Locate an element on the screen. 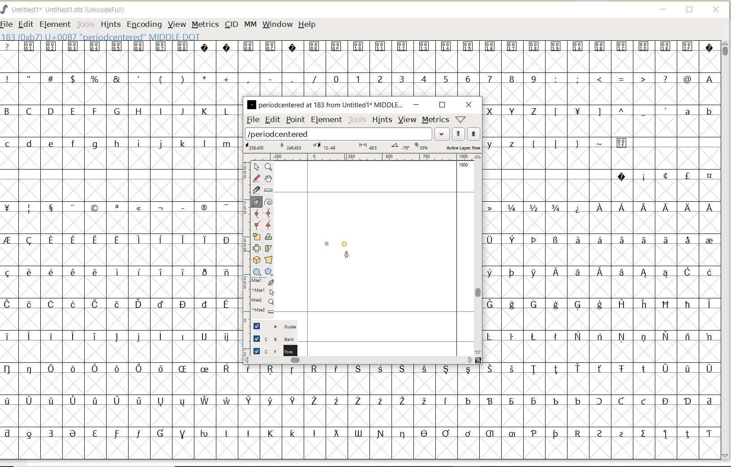  tools is located at coordinates (357, 120).